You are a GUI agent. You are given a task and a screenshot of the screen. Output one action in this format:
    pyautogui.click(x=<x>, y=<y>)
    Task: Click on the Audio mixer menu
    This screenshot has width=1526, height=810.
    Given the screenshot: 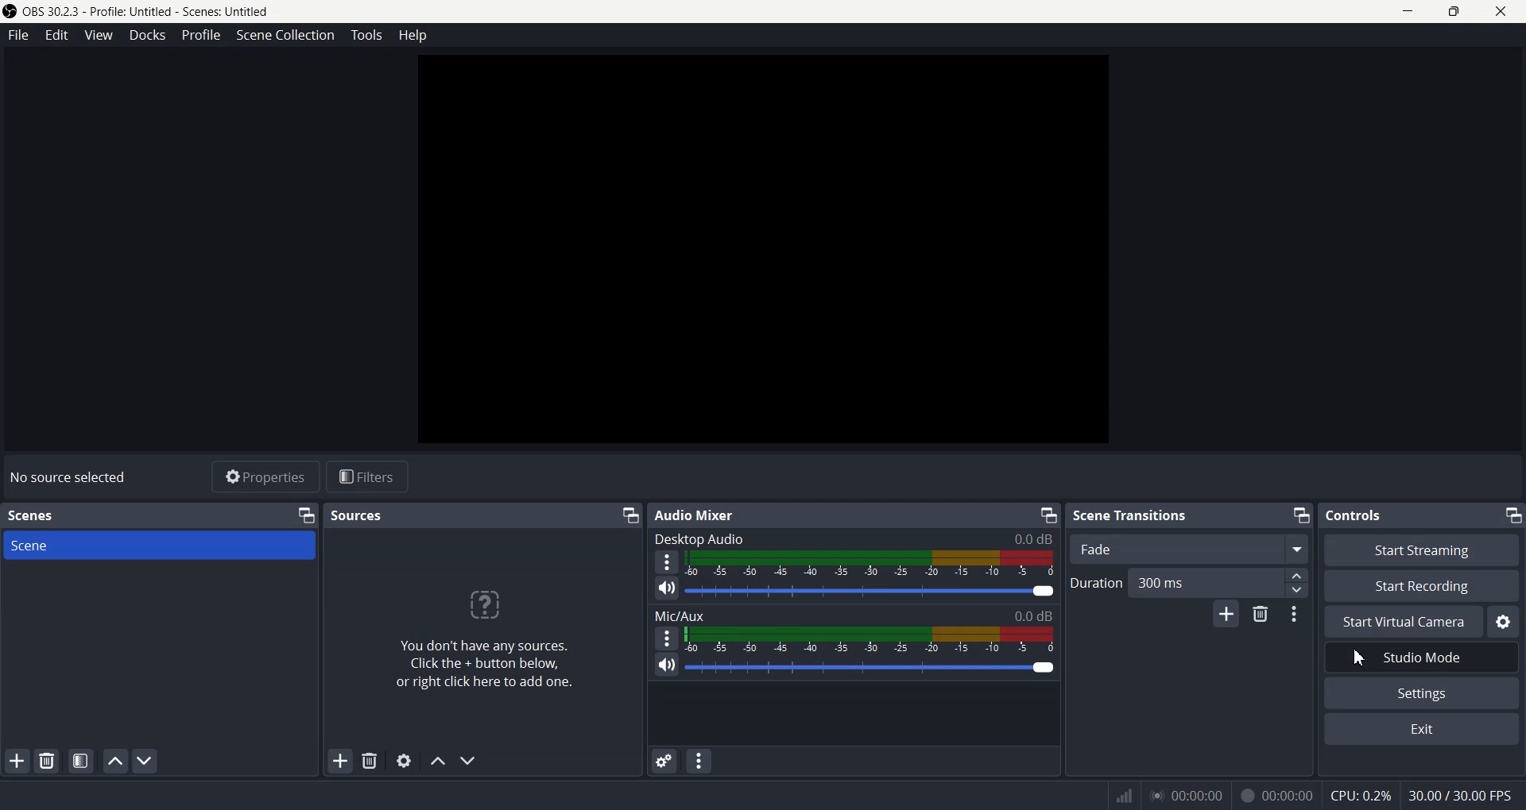 What is the action you would take?
    pyautogui.click(x=707, y=763)
    